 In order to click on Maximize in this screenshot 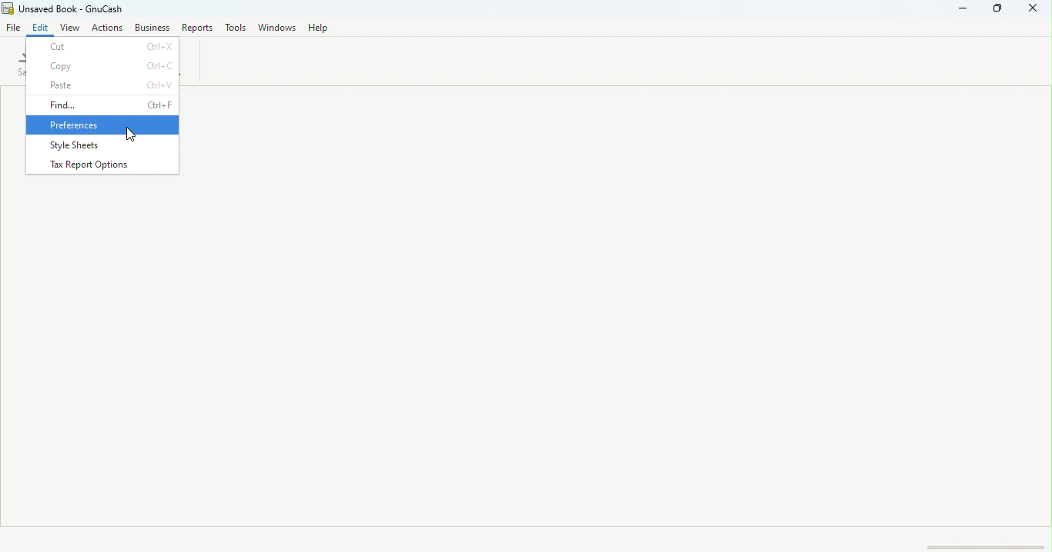, I will do `click(999, 12)`.